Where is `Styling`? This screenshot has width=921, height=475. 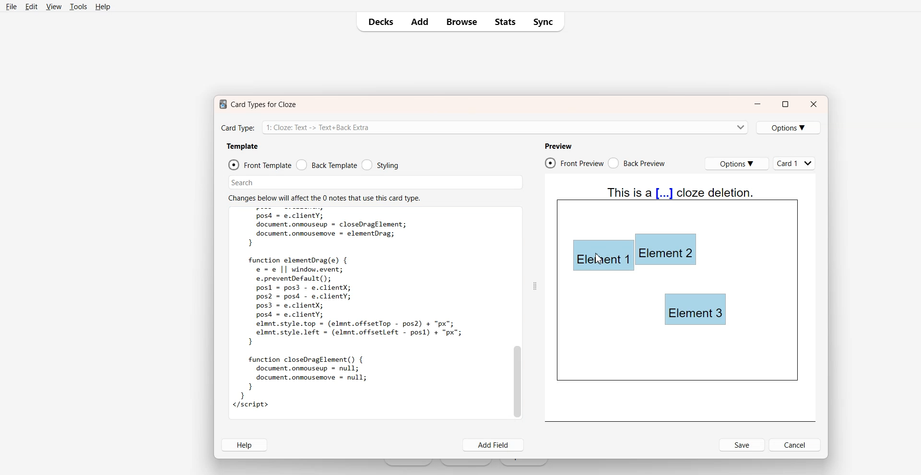 Styling is located at coordinates (380, 165).